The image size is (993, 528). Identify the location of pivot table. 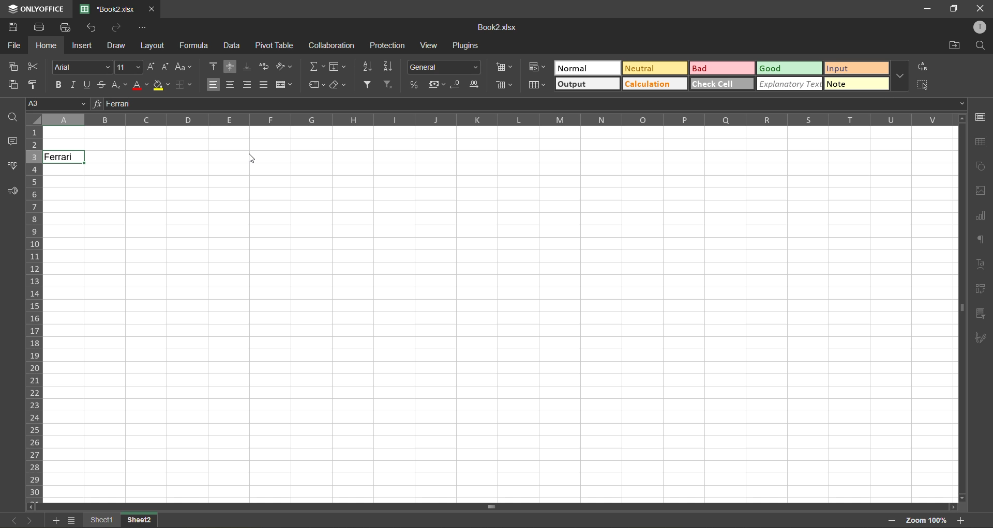
(983, 289).